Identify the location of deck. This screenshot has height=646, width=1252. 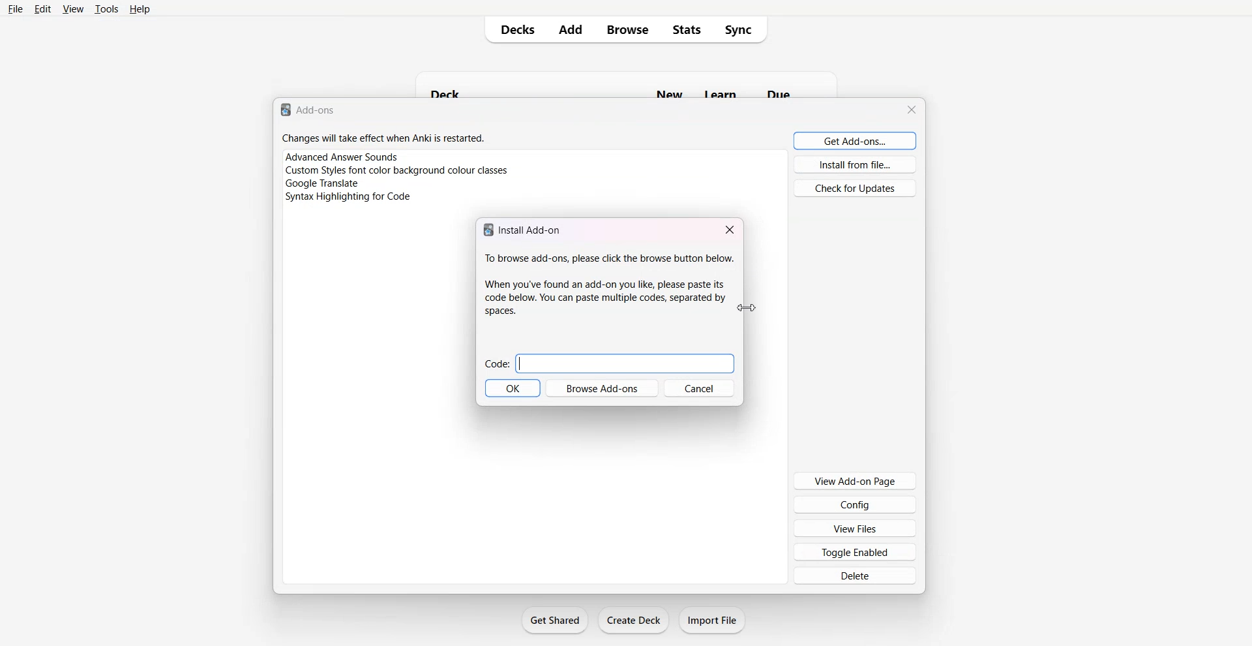
(467, 91).